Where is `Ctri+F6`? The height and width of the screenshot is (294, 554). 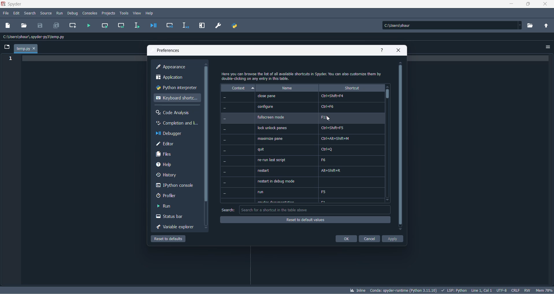 Ctri+F6 is located at coordinates (328, 106).